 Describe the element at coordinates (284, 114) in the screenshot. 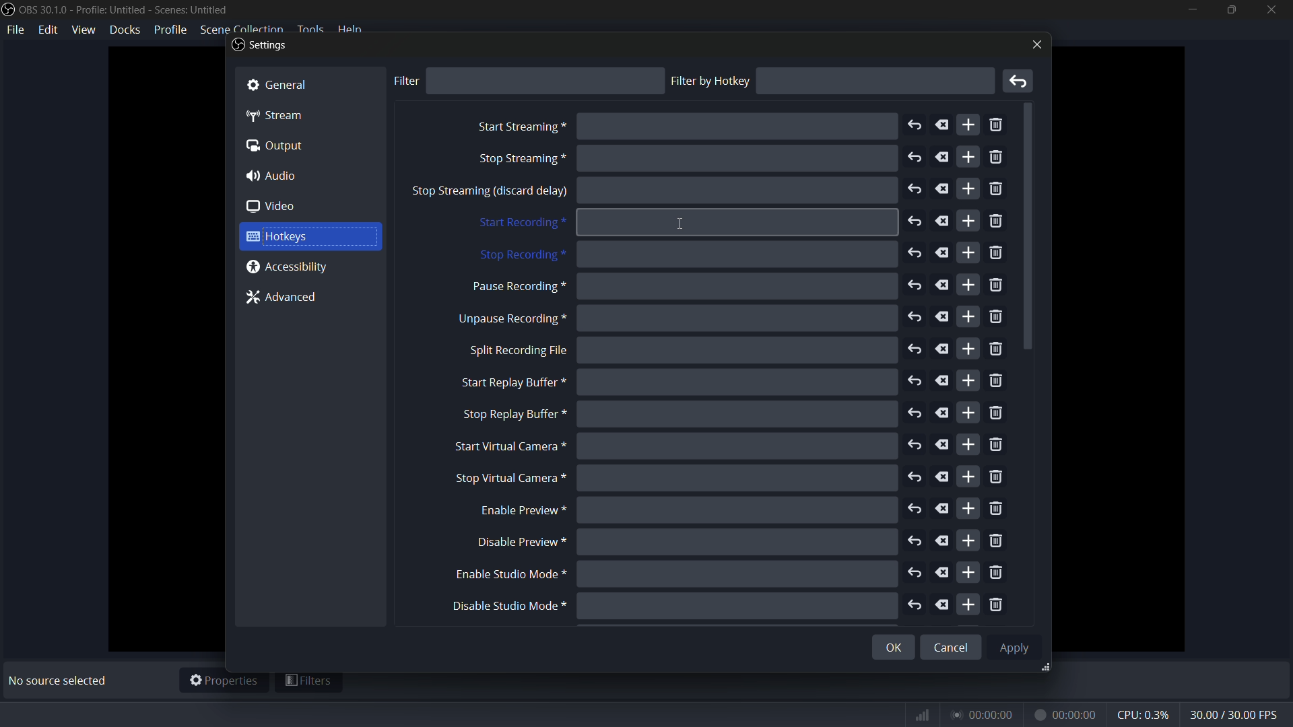

I see `“4p Stream` at that location.